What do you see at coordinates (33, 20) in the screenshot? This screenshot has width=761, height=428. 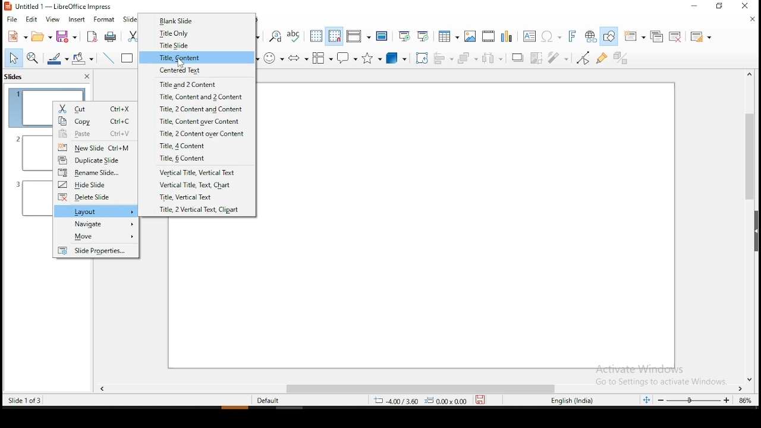 I see `edit` at bounding box center [33, 20].